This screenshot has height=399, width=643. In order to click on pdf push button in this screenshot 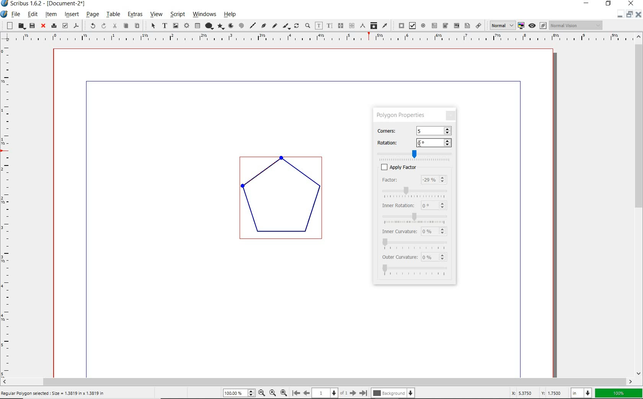, I will do `click(400, 25)`.